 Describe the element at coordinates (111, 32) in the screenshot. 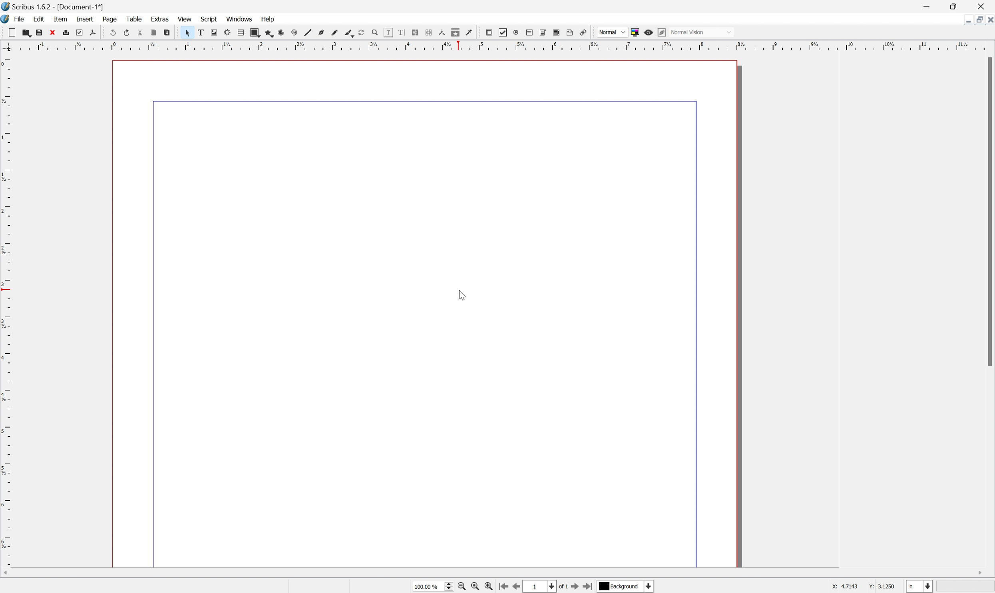

I see `undo` at that location.